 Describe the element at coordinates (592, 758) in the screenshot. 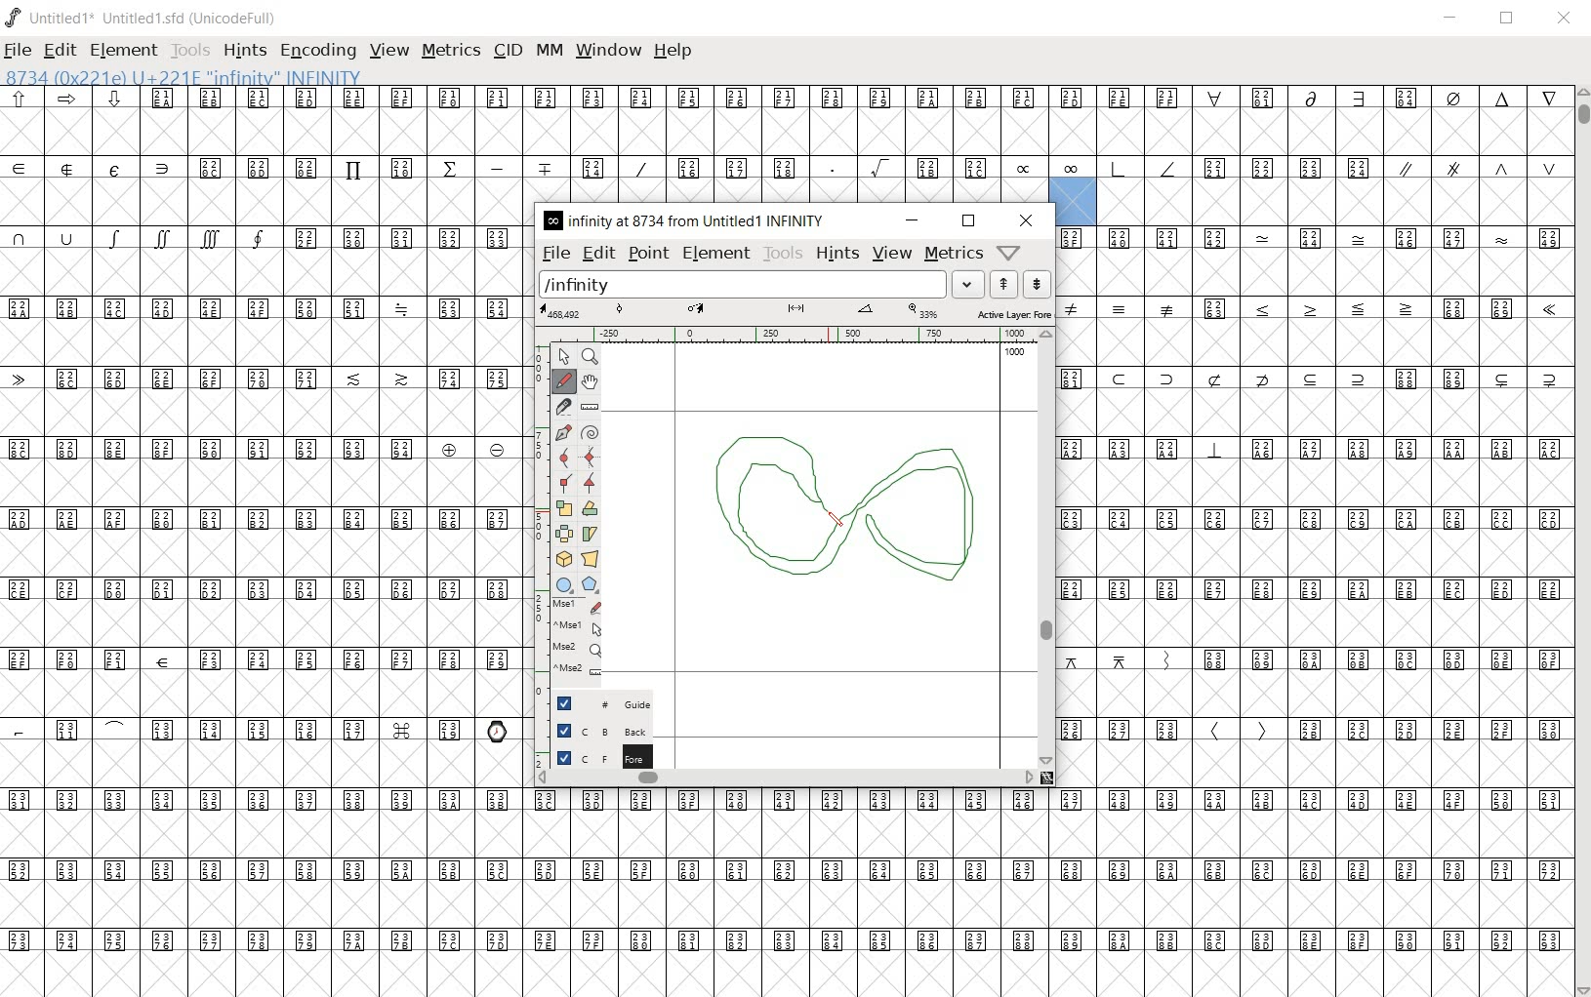

I see `foreground` at that location.